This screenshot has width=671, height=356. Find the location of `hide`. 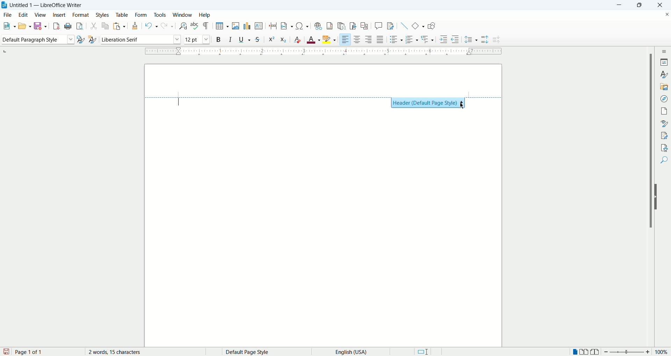

hide is located at coordinates (658, 199).